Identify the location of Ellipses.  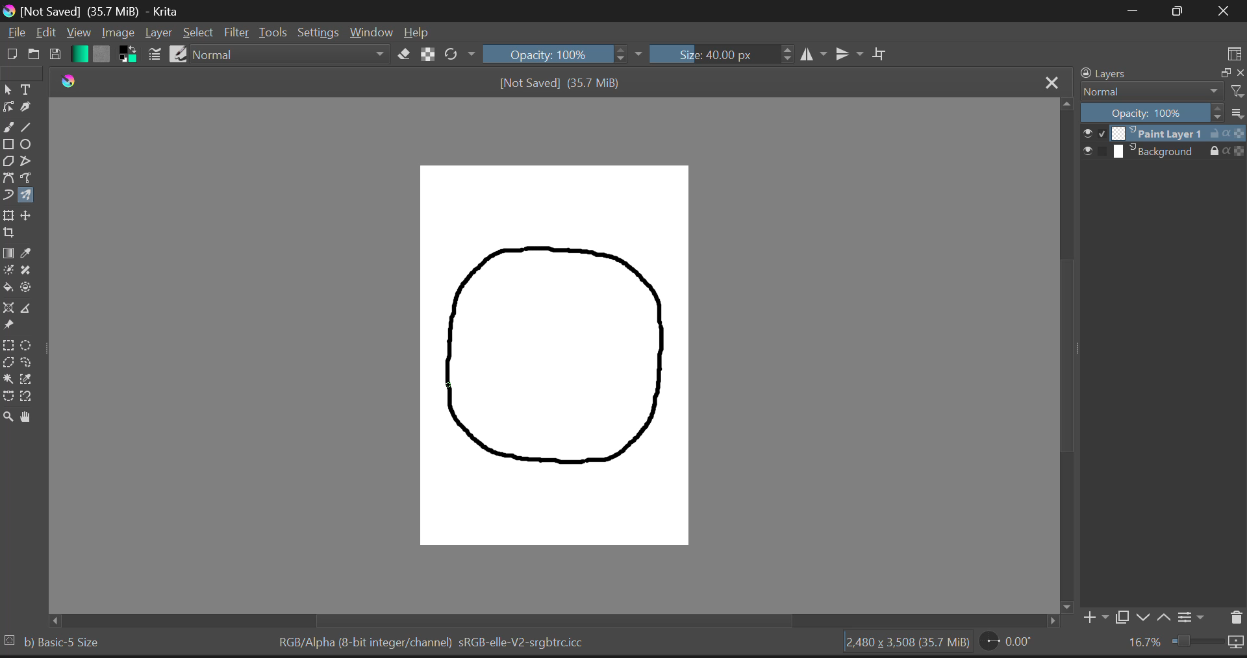
(28, 144).